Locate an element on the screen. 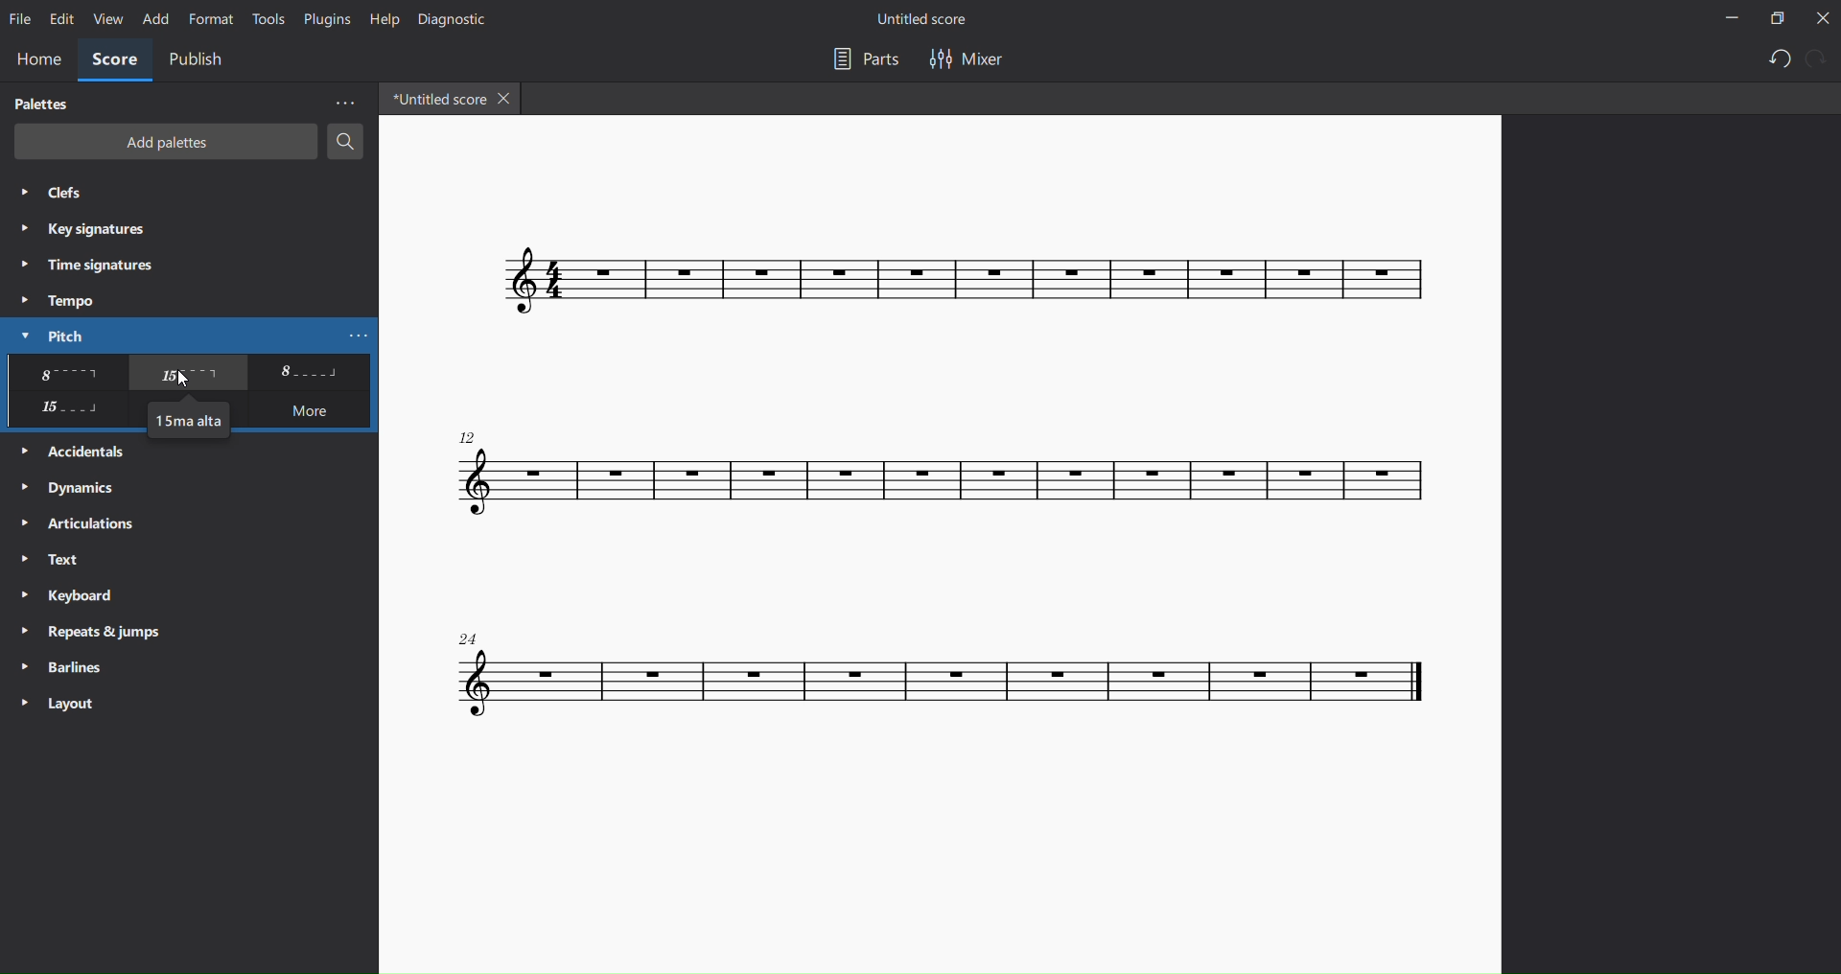  title is located at coordinates (436, 98).